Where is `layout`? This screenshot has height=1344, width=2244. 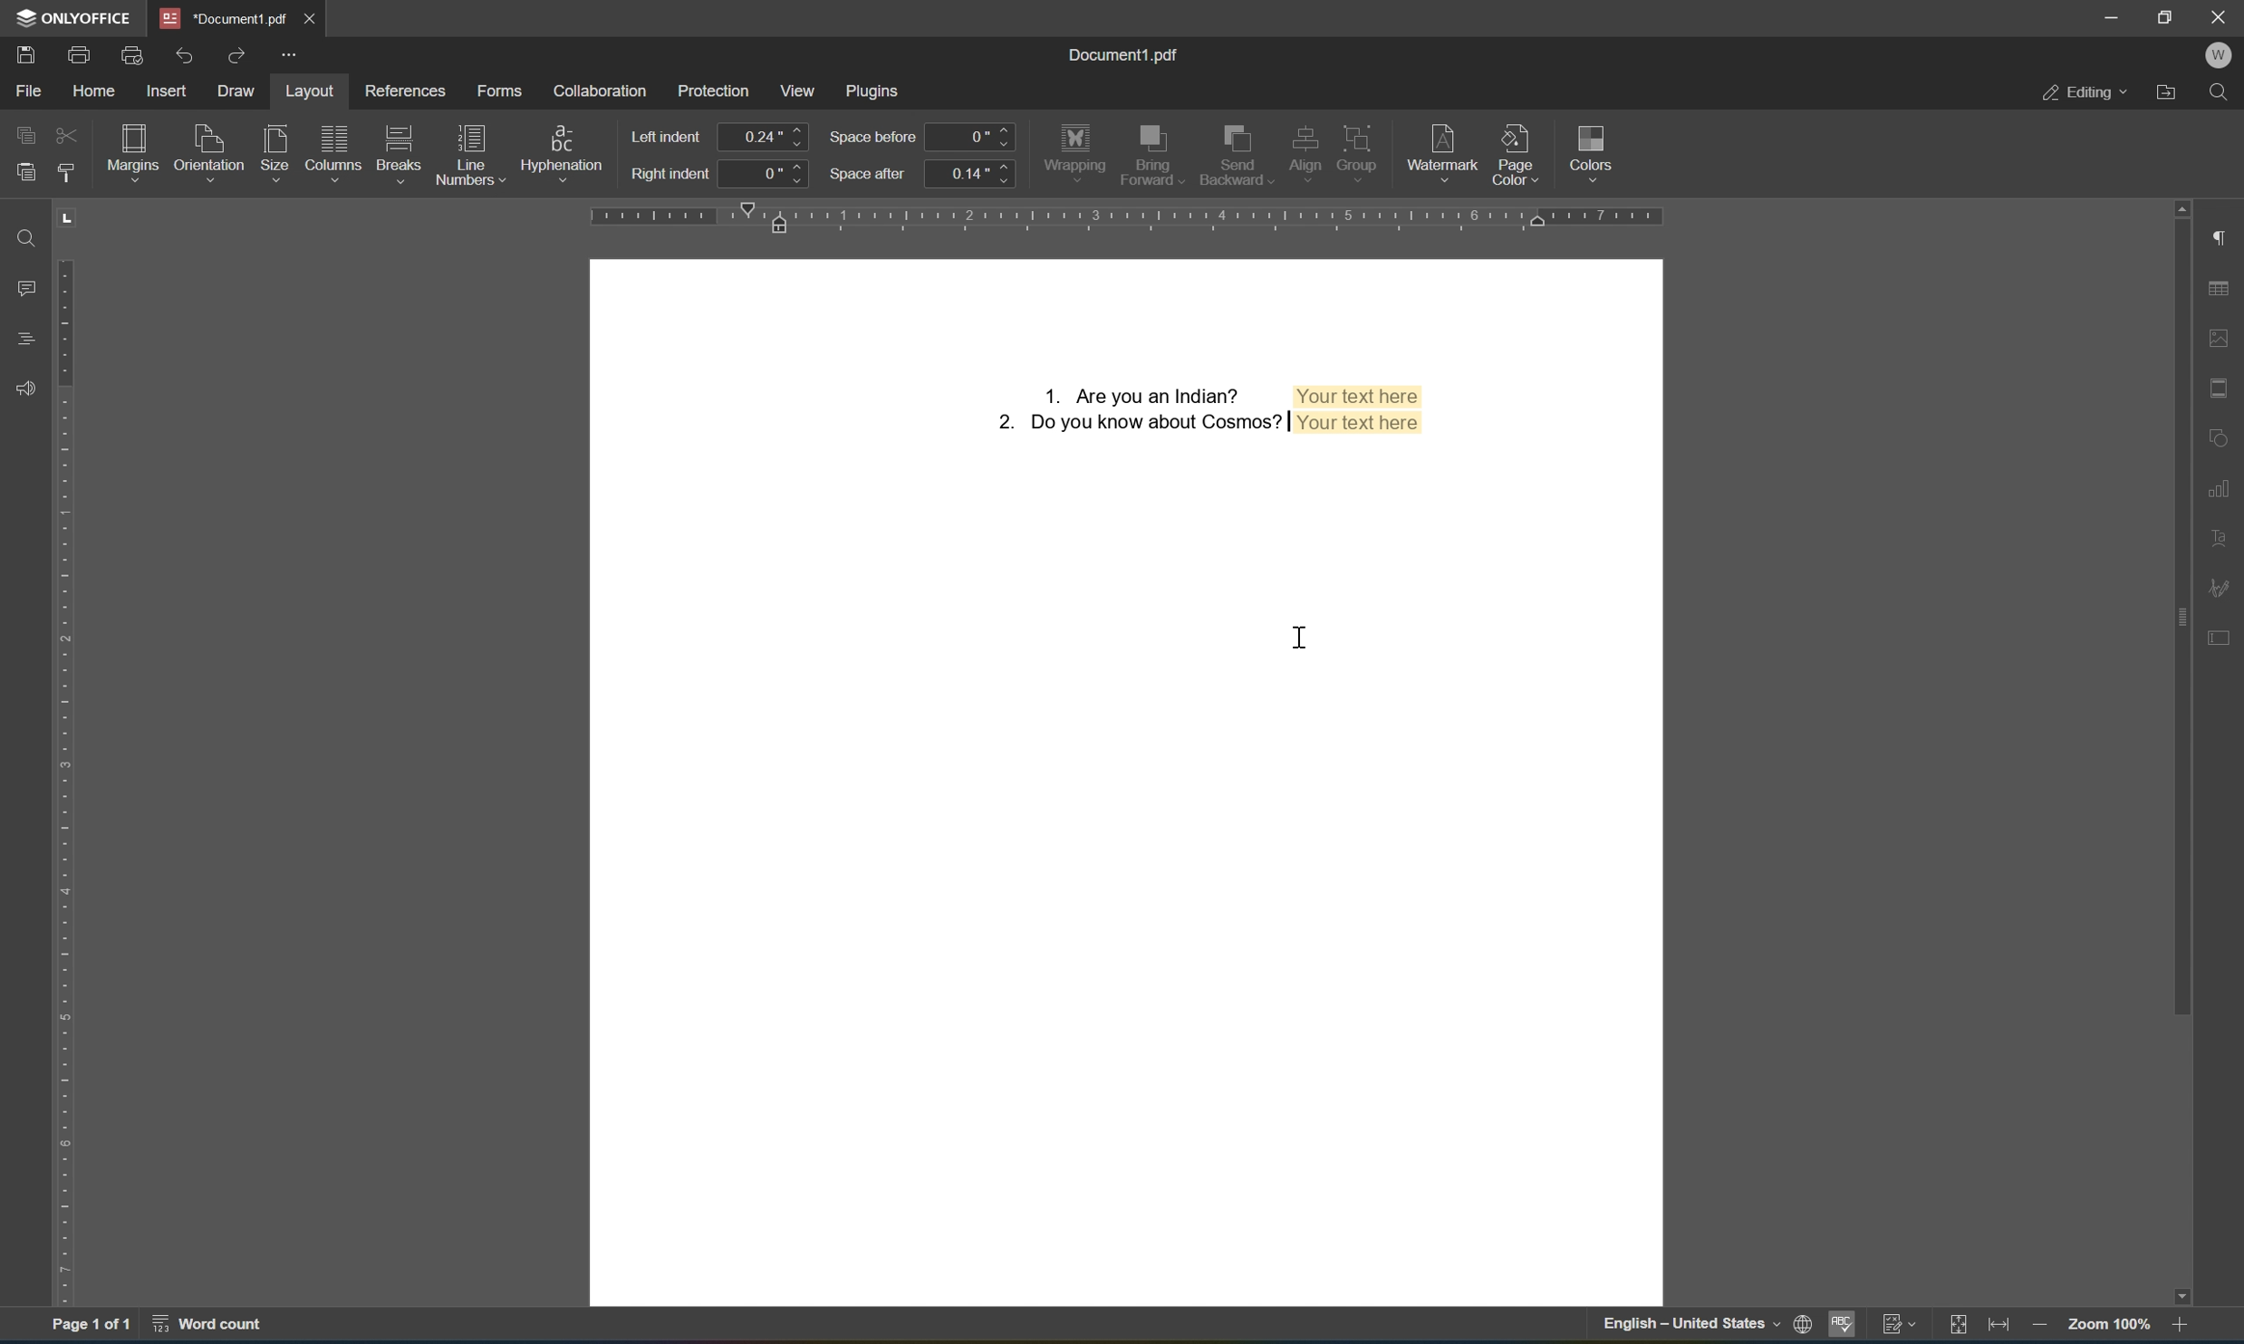 layout is located at coordinates (309, 91).